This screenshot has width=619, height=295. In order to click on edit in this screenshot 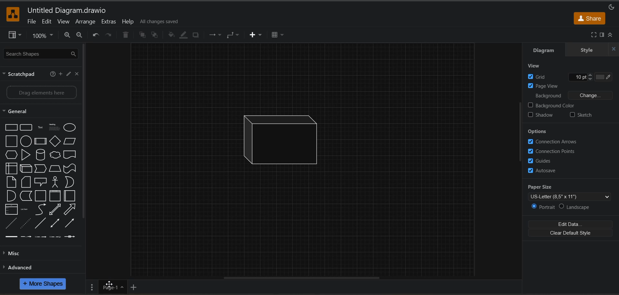, I will do `click(48, 22)`.